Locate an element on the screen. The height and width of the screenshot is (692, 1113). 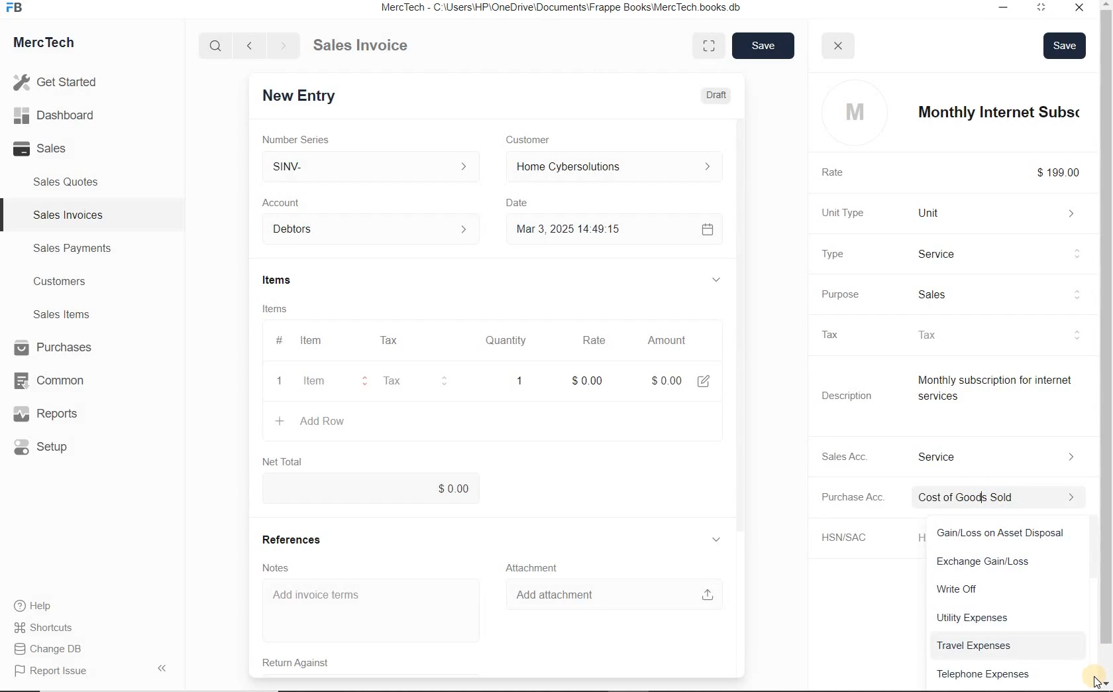
sales is located at coordinates (1010, 292).